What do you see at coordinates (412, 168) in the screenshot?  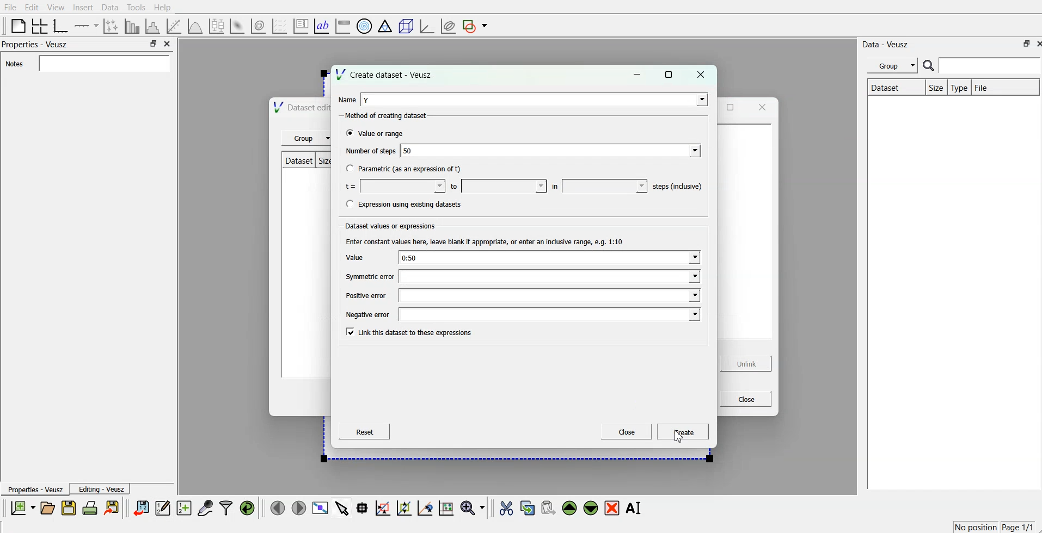 I see `Parametric (as an expression of t)` at bounding box center [412, 168].